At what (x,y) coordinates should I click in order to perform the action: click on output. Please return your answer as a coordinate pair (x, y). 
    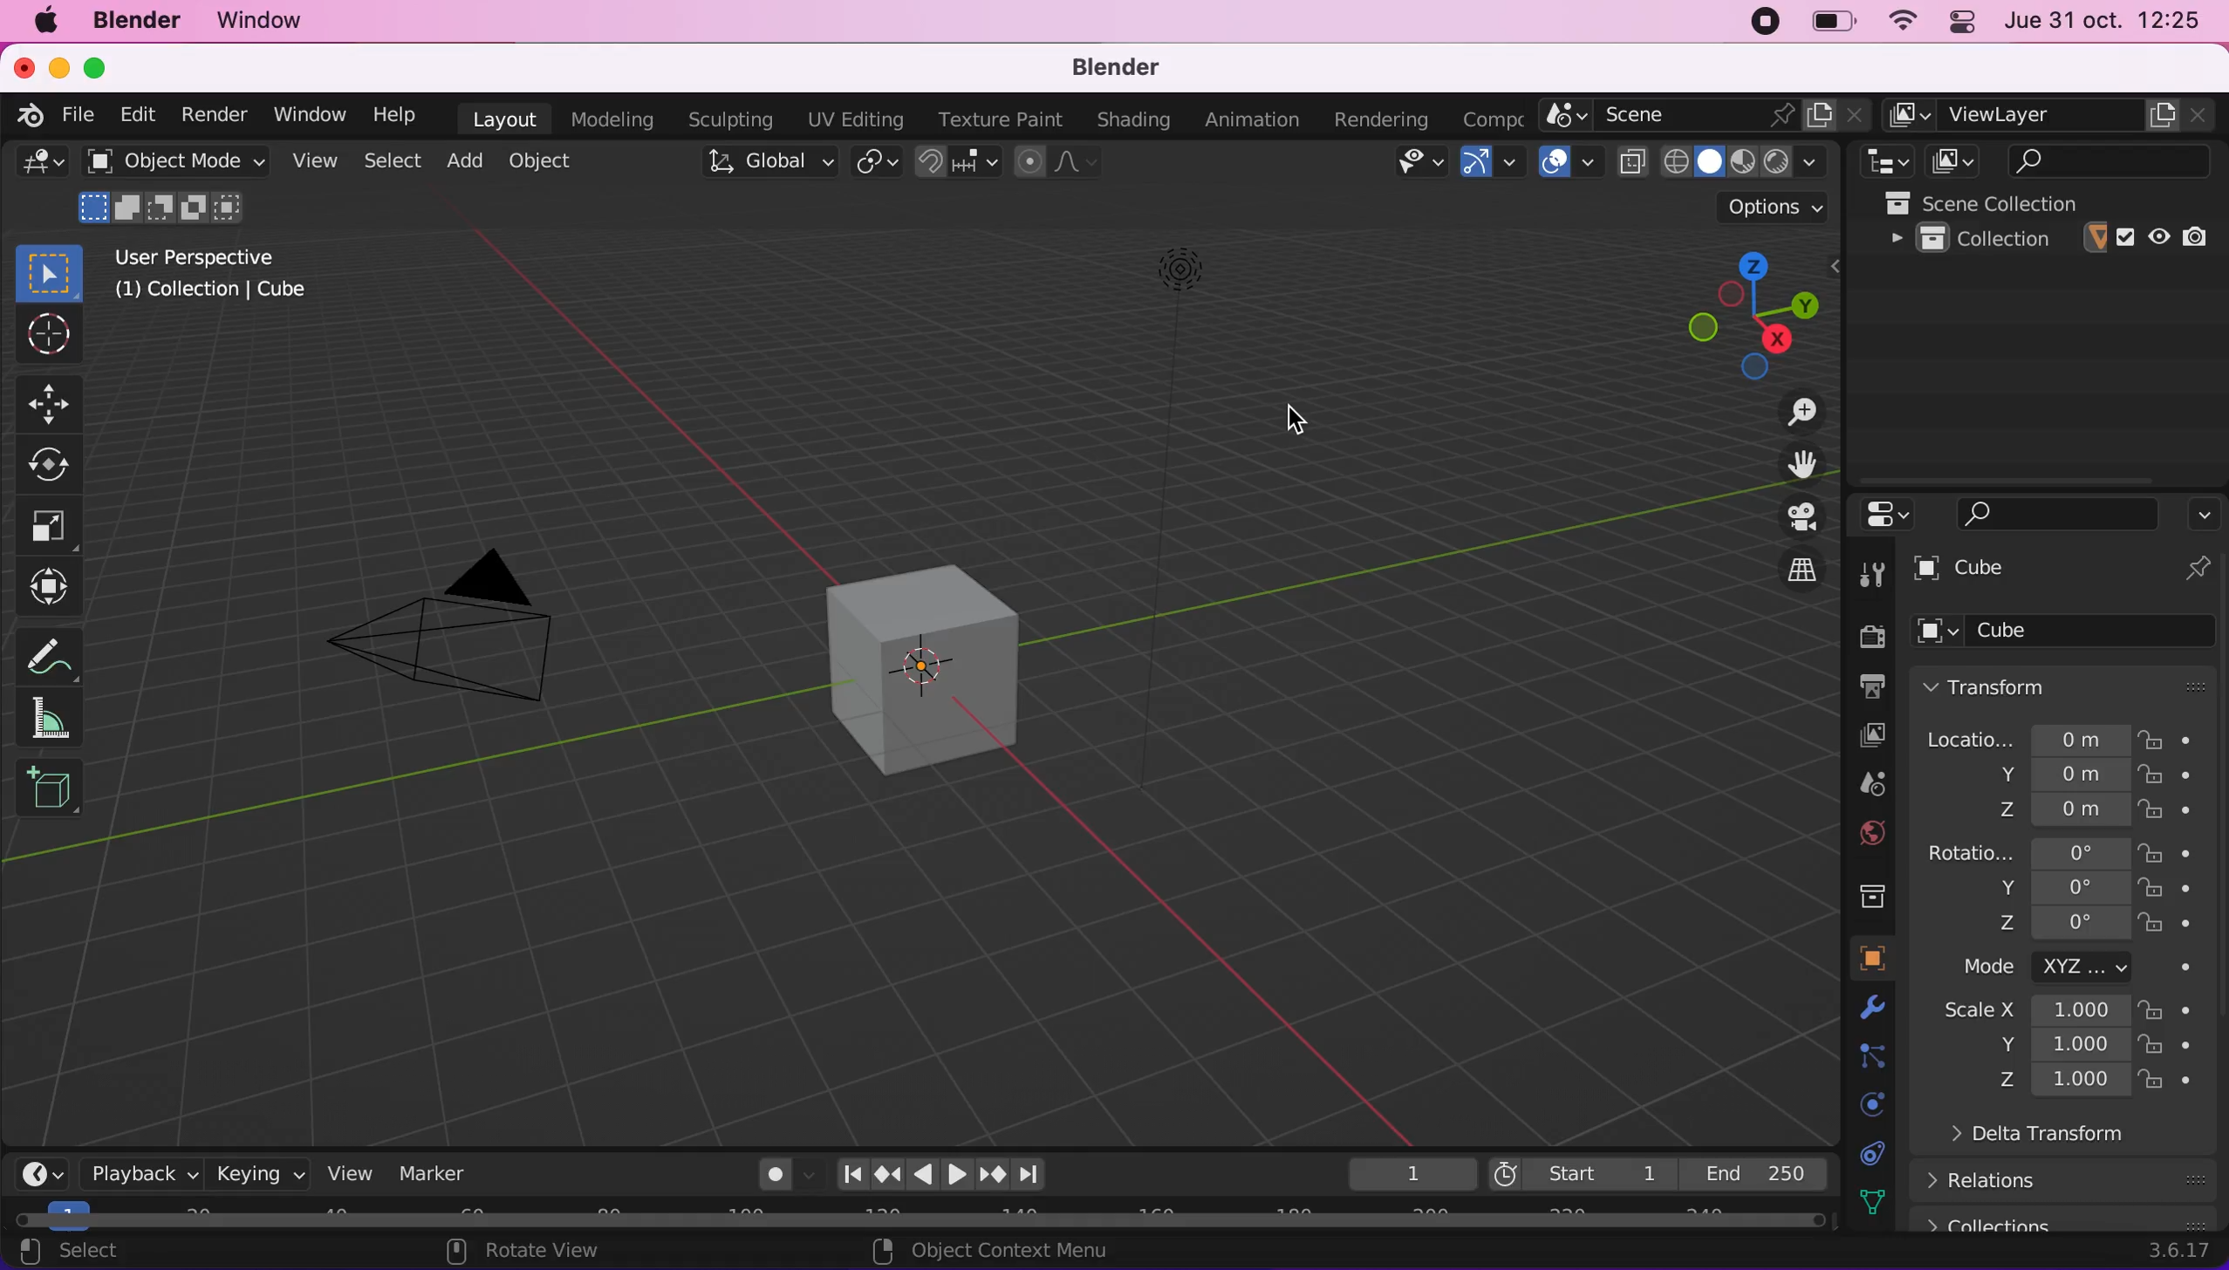
    Looking at the image, I should click on (1863, 687).